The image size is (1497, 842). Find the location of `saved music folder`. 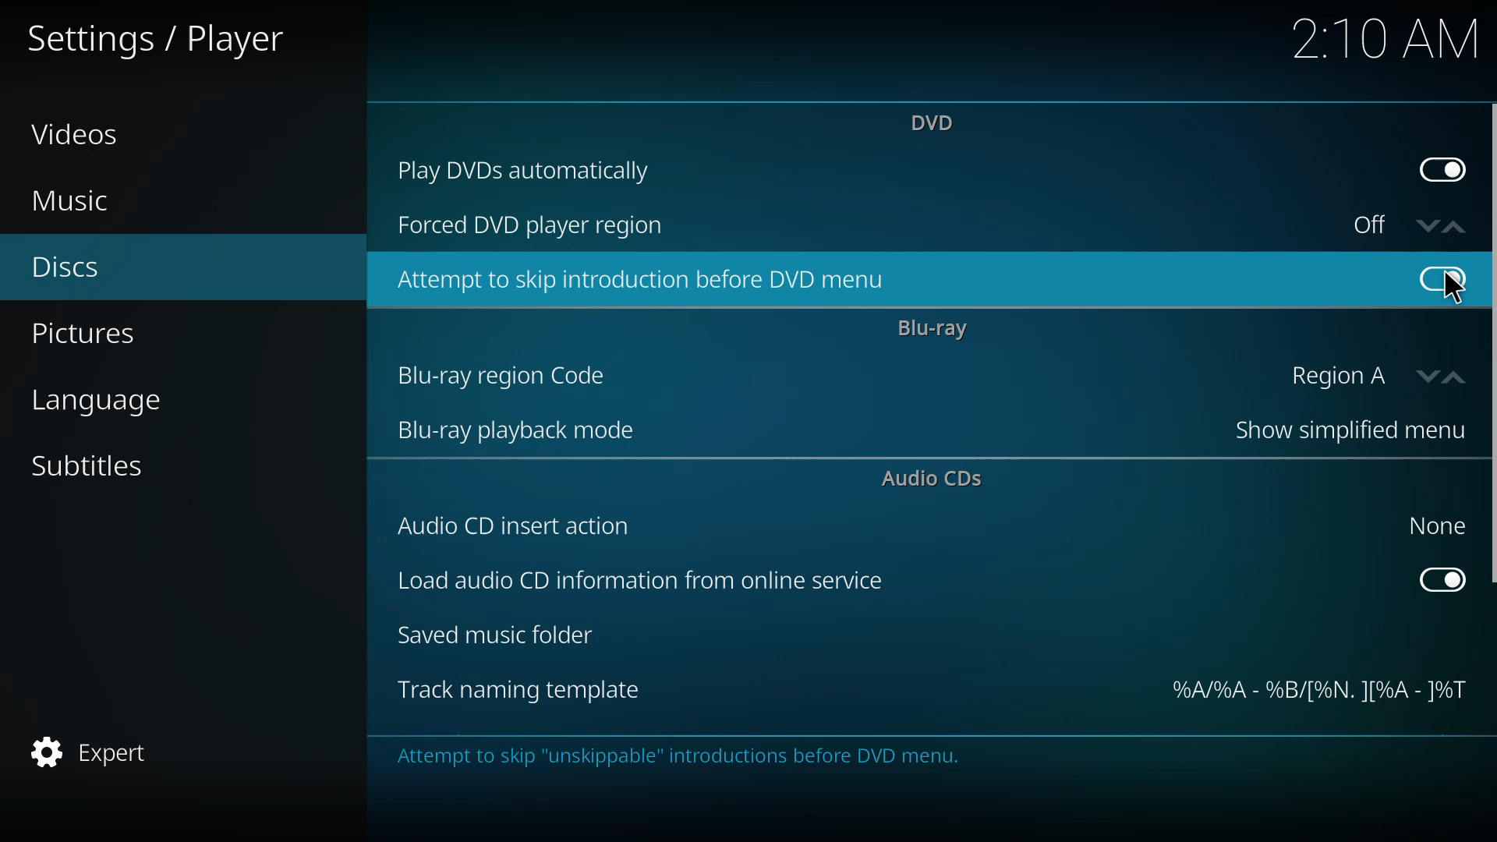

saved music folder is located at coordinates (494, 634).